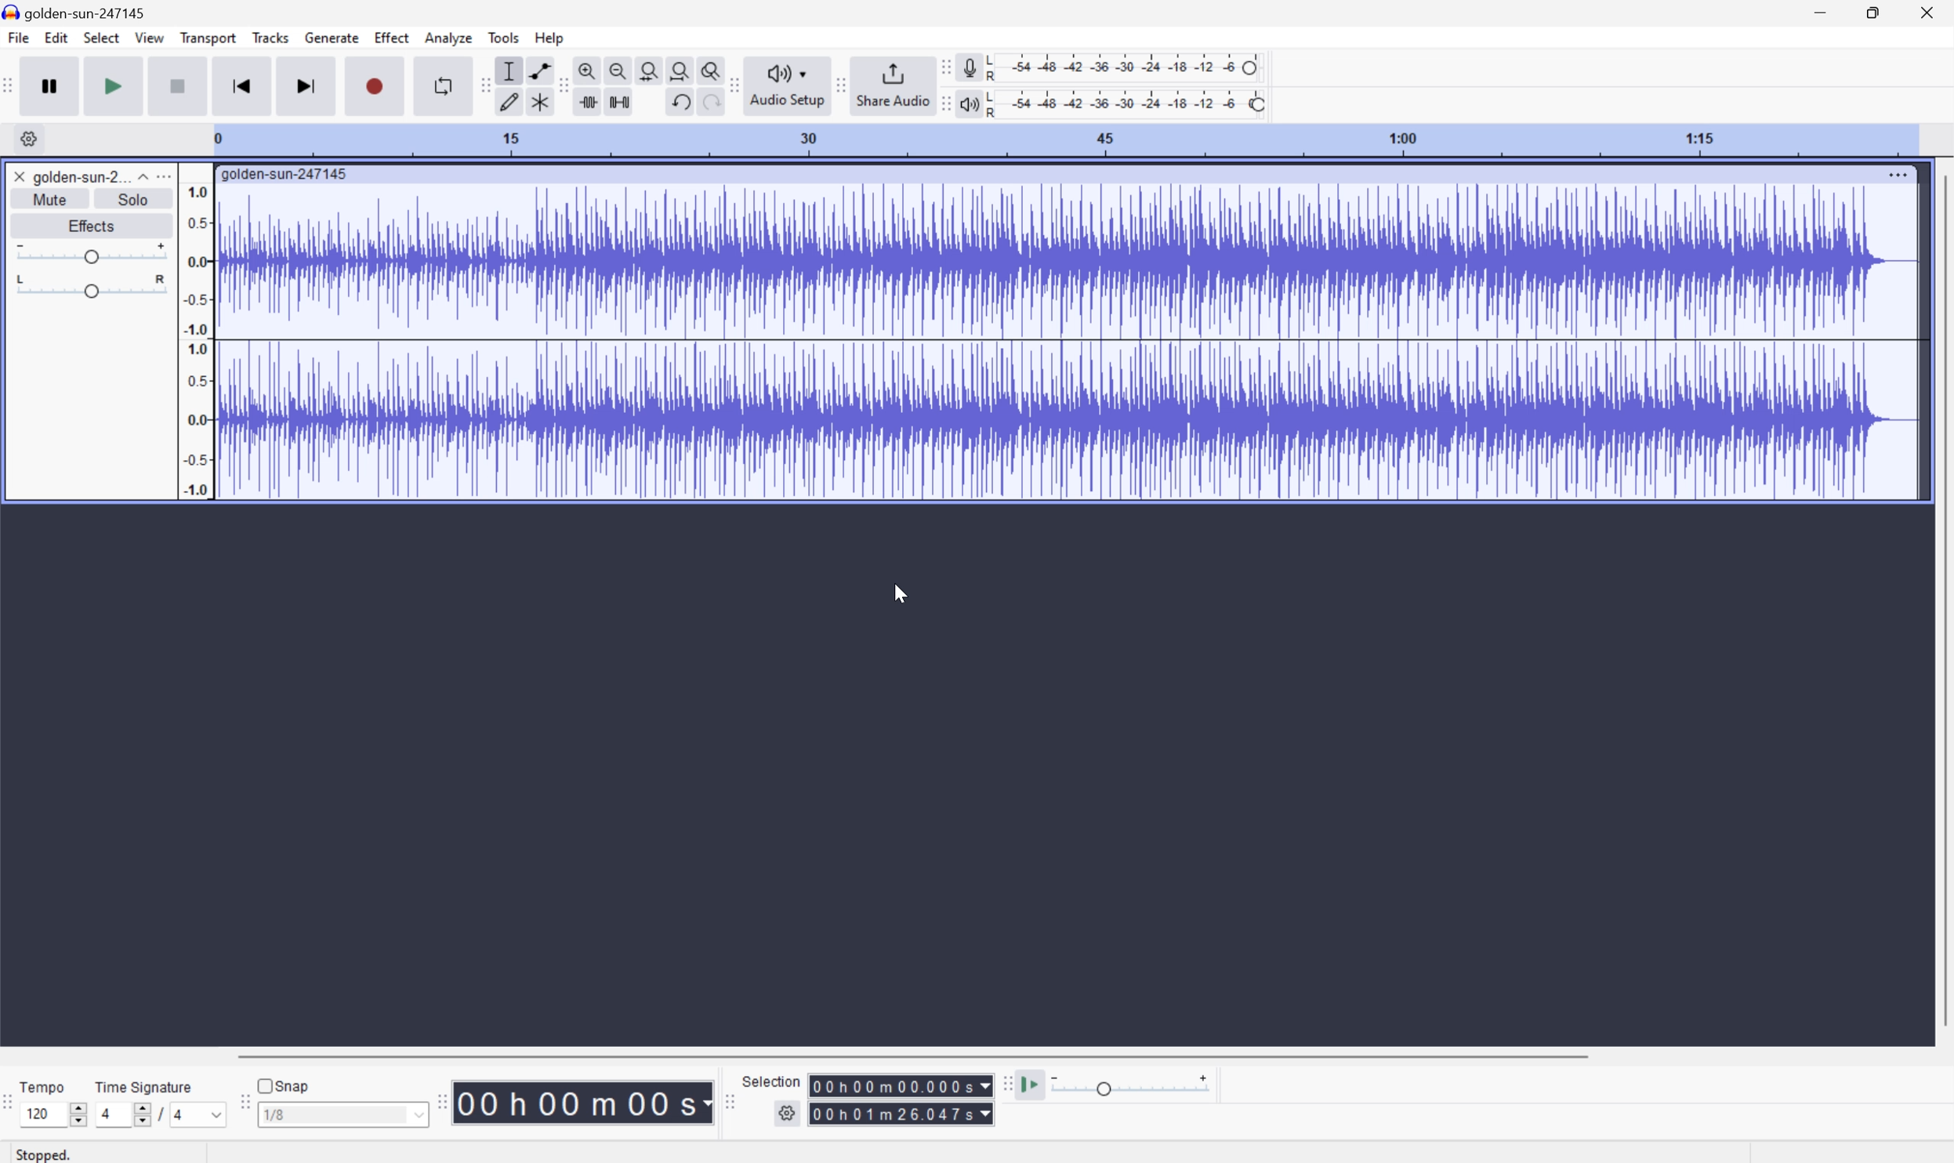 This screenshot has width=1954, height=1163. What do you see at coordinates (284, 1085) in the screenshot?
I see `Snap` at bounding box center [284, 1085].